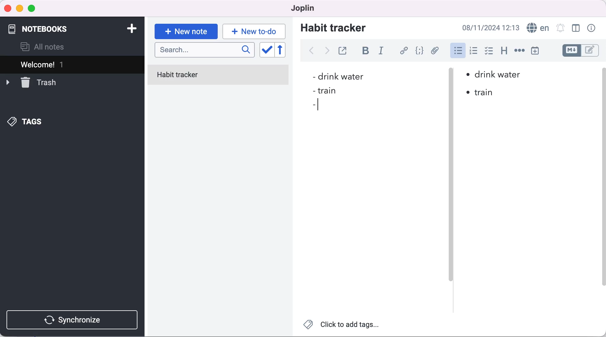 The height and width of the screenshot is (337, 606). I want to click on bold, so click(368, 51).